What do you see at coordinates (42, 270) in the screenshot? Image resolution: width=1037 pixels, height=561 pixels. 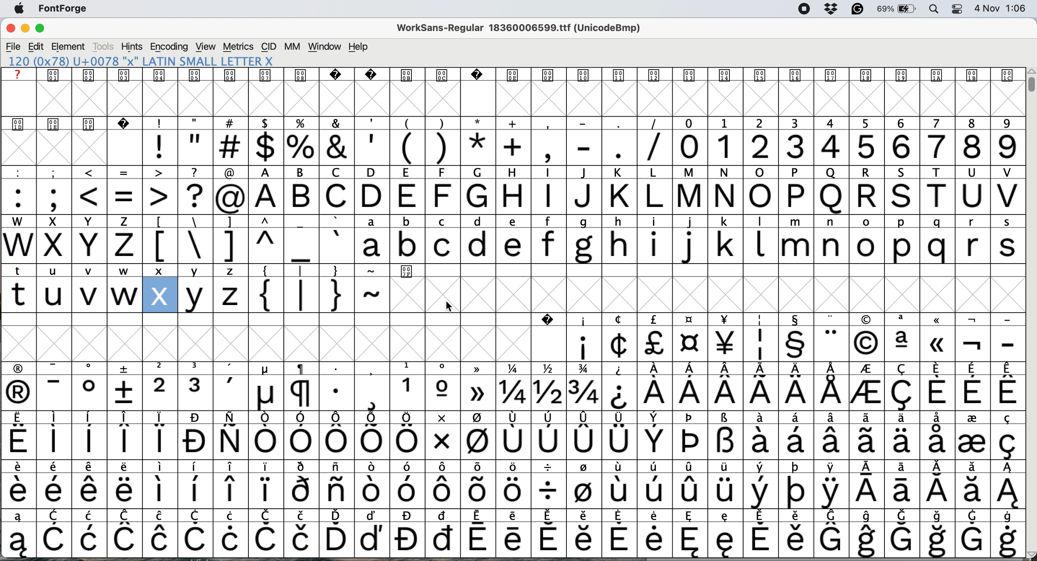 I see `special characters ` at bounding box center [42, 270].